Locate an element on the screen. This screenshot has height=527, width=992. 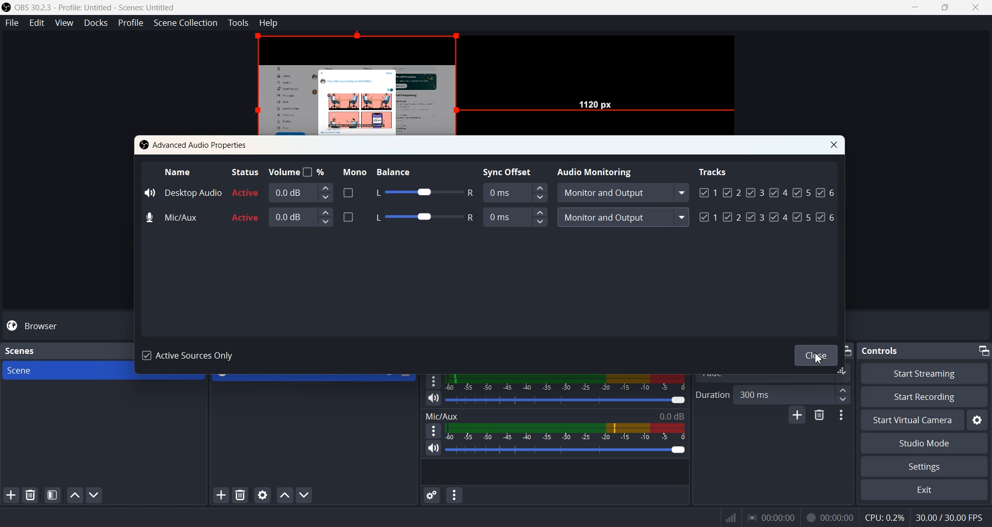
Balance adjuster is located at coordinates (421, 215).